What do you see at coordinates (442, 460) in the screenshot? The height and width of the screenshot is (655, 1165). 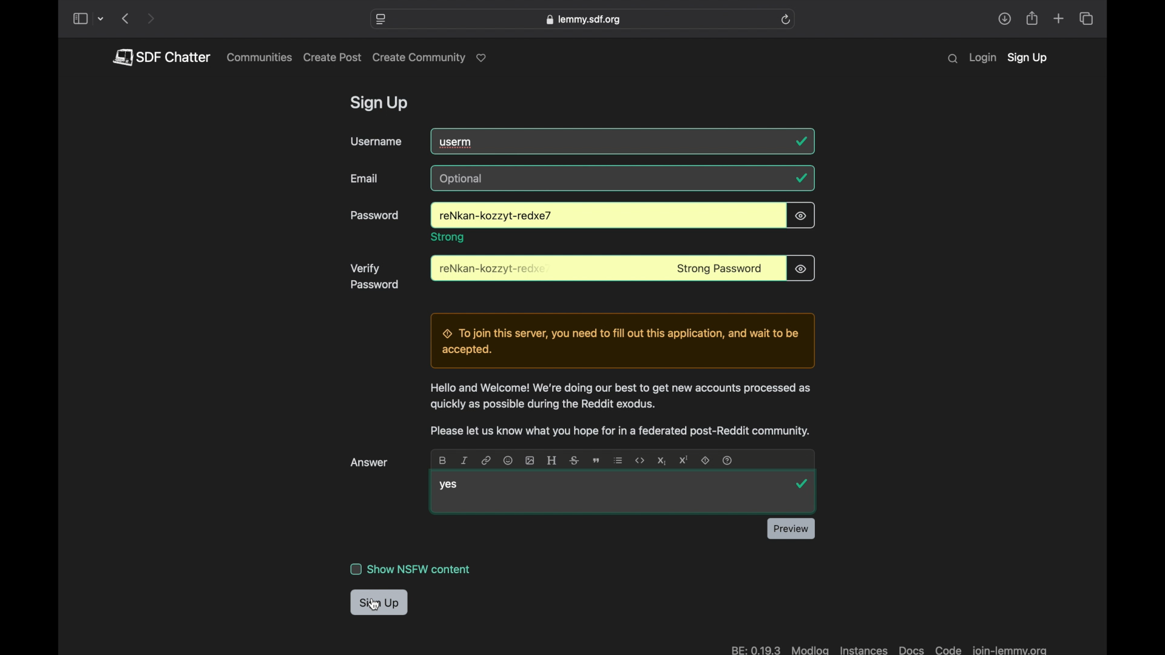 I see `bold` at bounding box center [442, 460].